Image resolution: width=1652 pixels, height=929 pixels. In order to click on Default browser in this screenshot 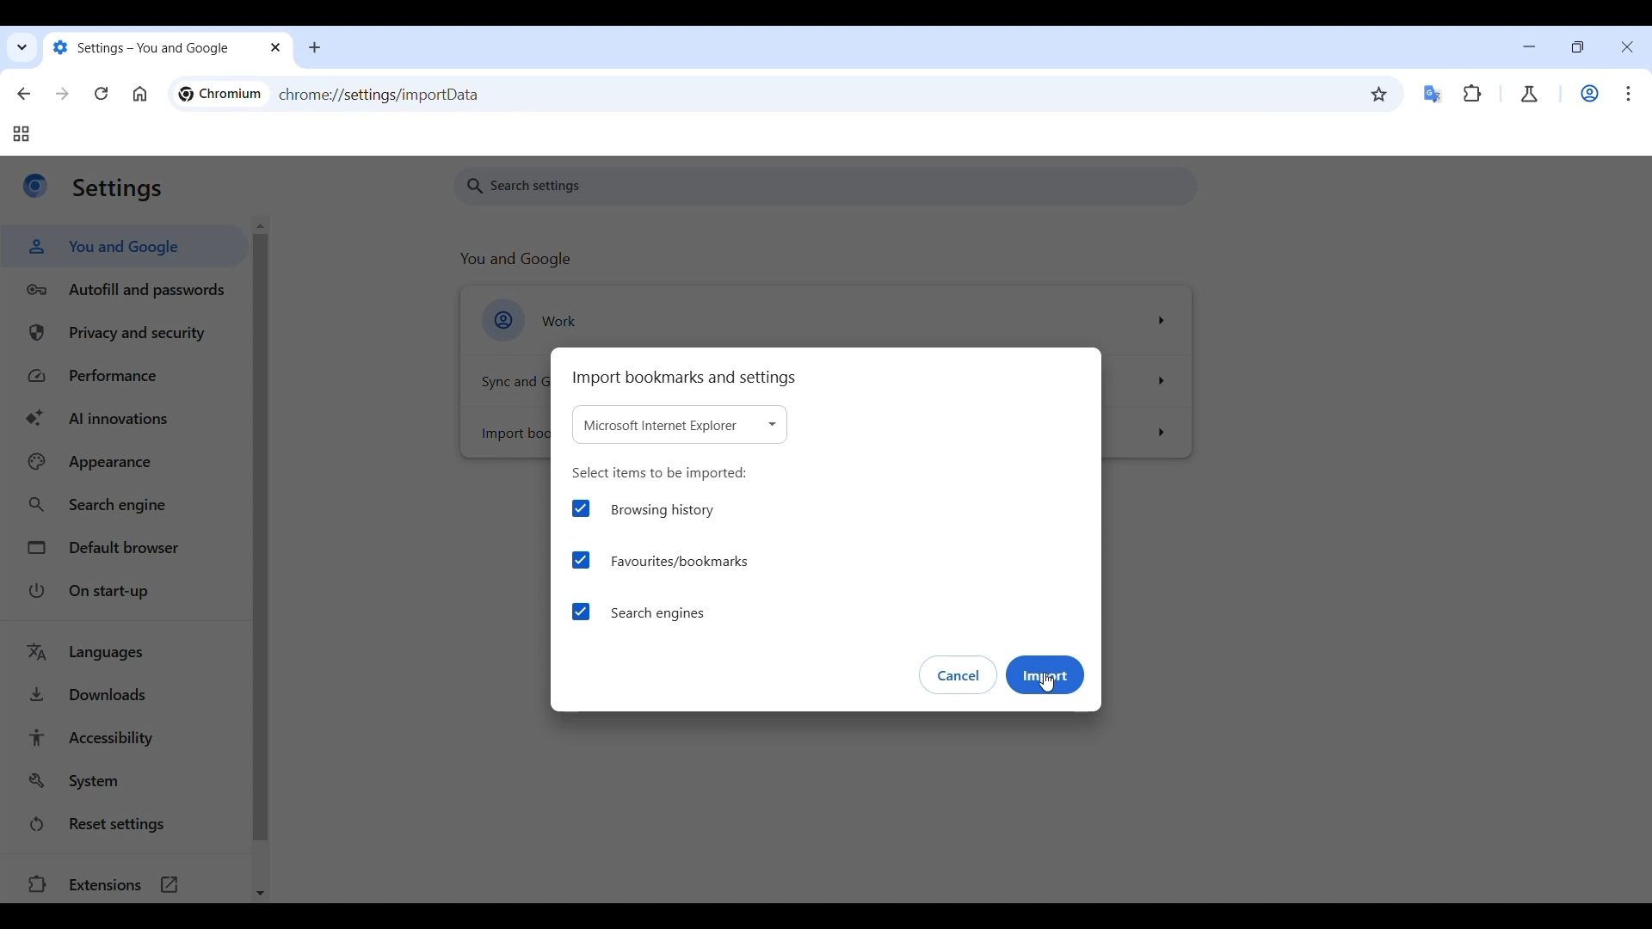, I will do `click(126, 547)`.